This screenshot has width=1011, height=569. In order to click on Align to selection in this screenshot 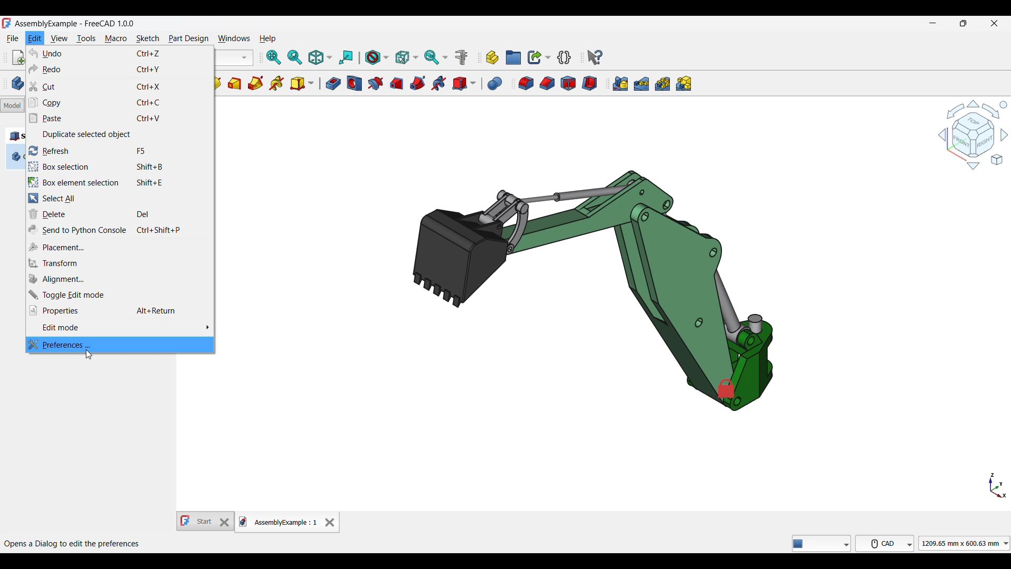, I will do `click(346, 57)`.